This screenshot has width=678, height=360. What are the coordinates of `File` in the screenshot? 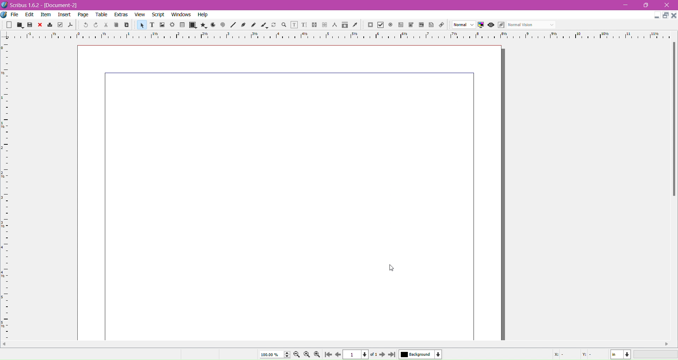 It's located at (12, 14).